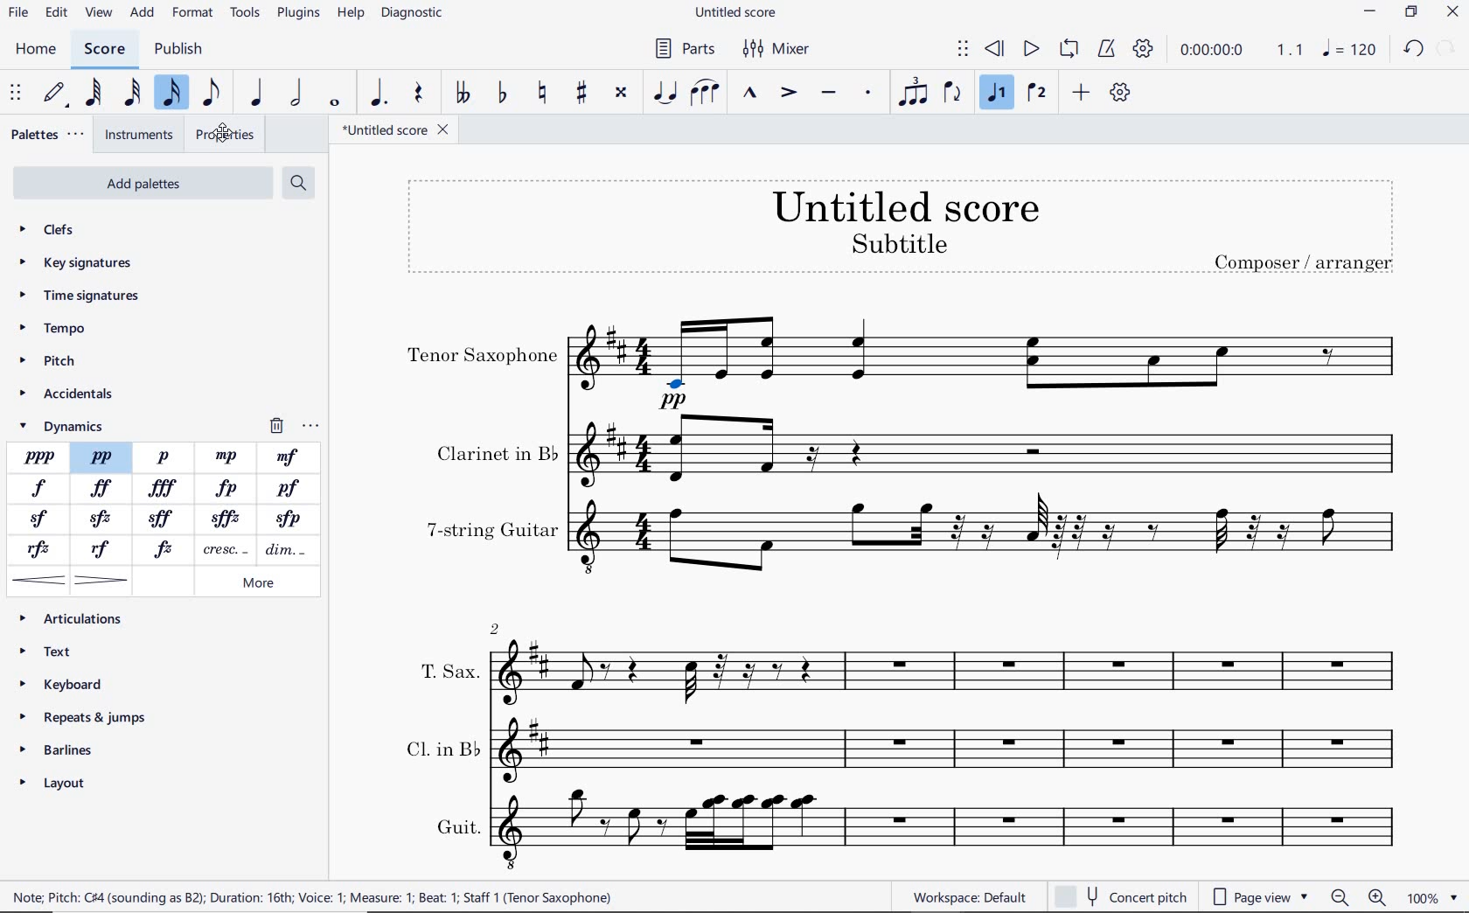  I want to click on PUBLISH, so click(179, 49).